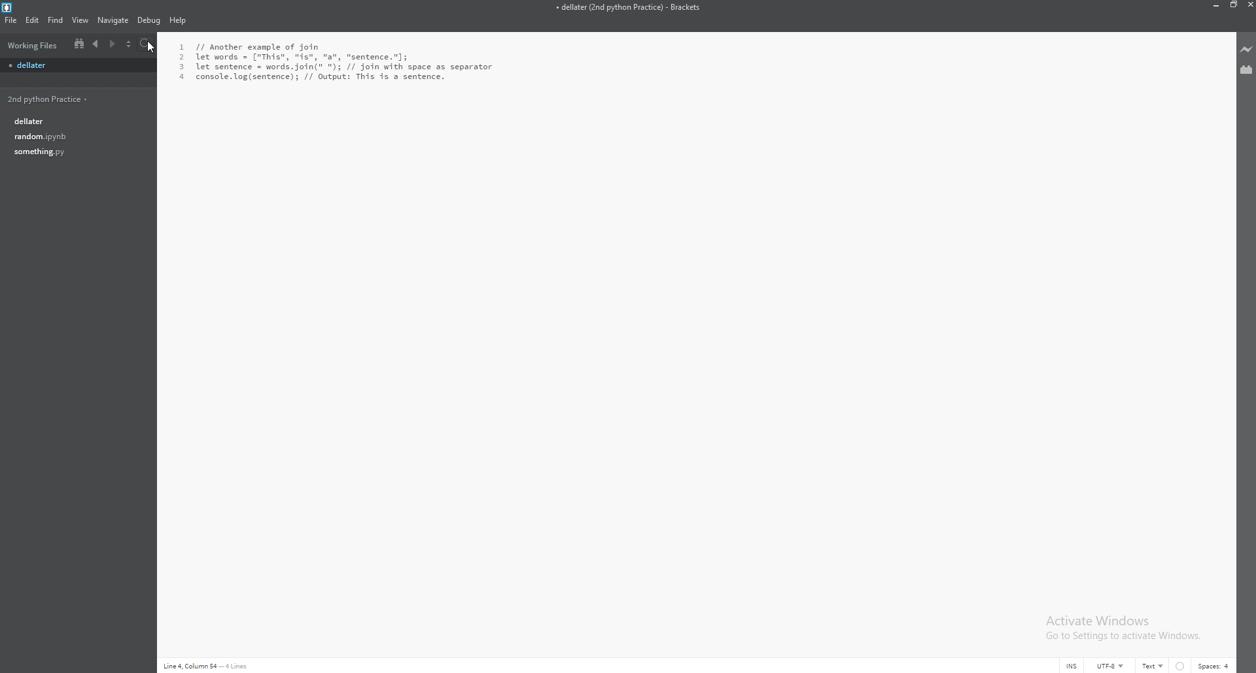  Describe the element at coordinates (178, 20) in the screenshot. I see `help` at that location.